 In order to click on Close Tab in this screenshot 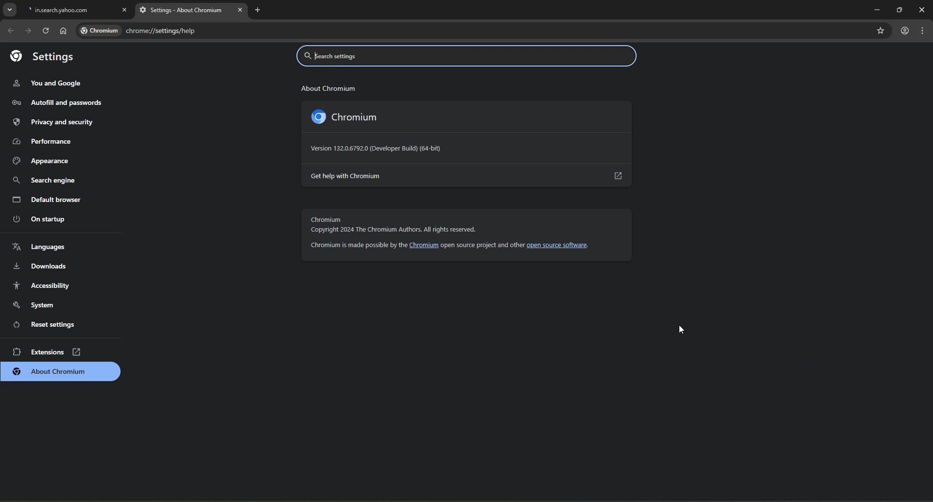, I will do `click(125, 8)`.